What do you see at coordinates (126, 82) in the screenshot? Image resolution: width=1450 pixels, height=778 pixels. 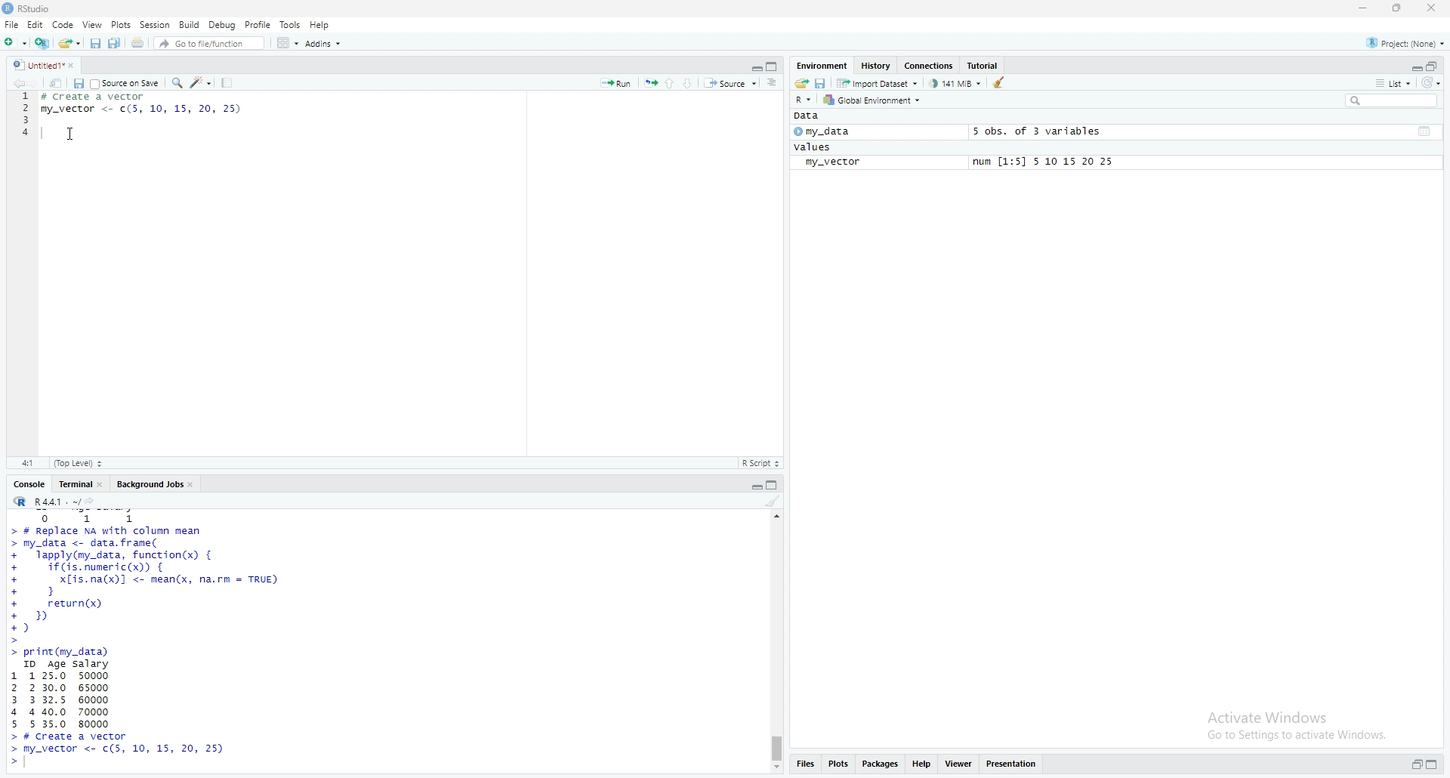 I see `source on save` at bounding box center [126, 82].